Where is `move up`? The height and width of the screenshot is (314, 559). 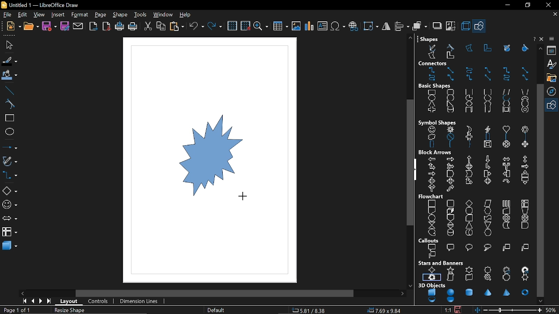 move up is located at coordinates (539, 48).